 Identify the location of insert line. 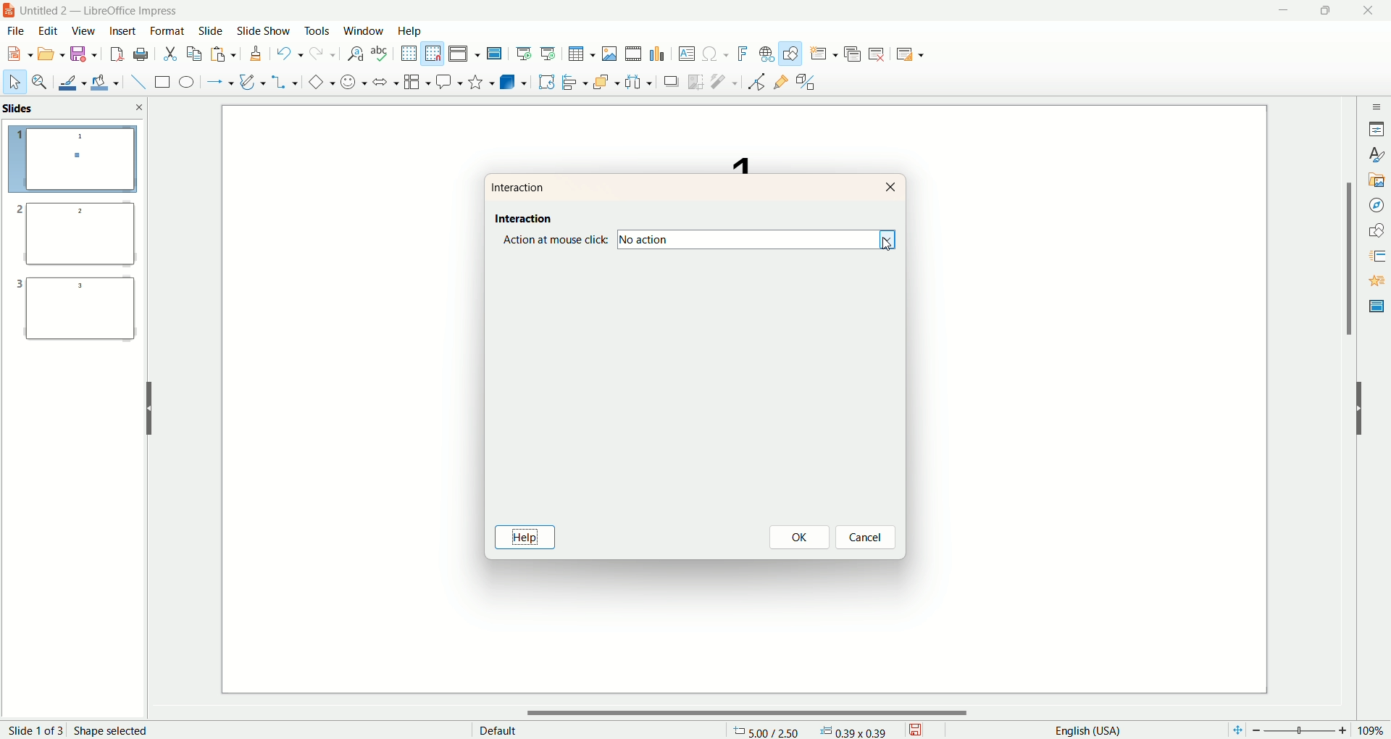
(133, 82).